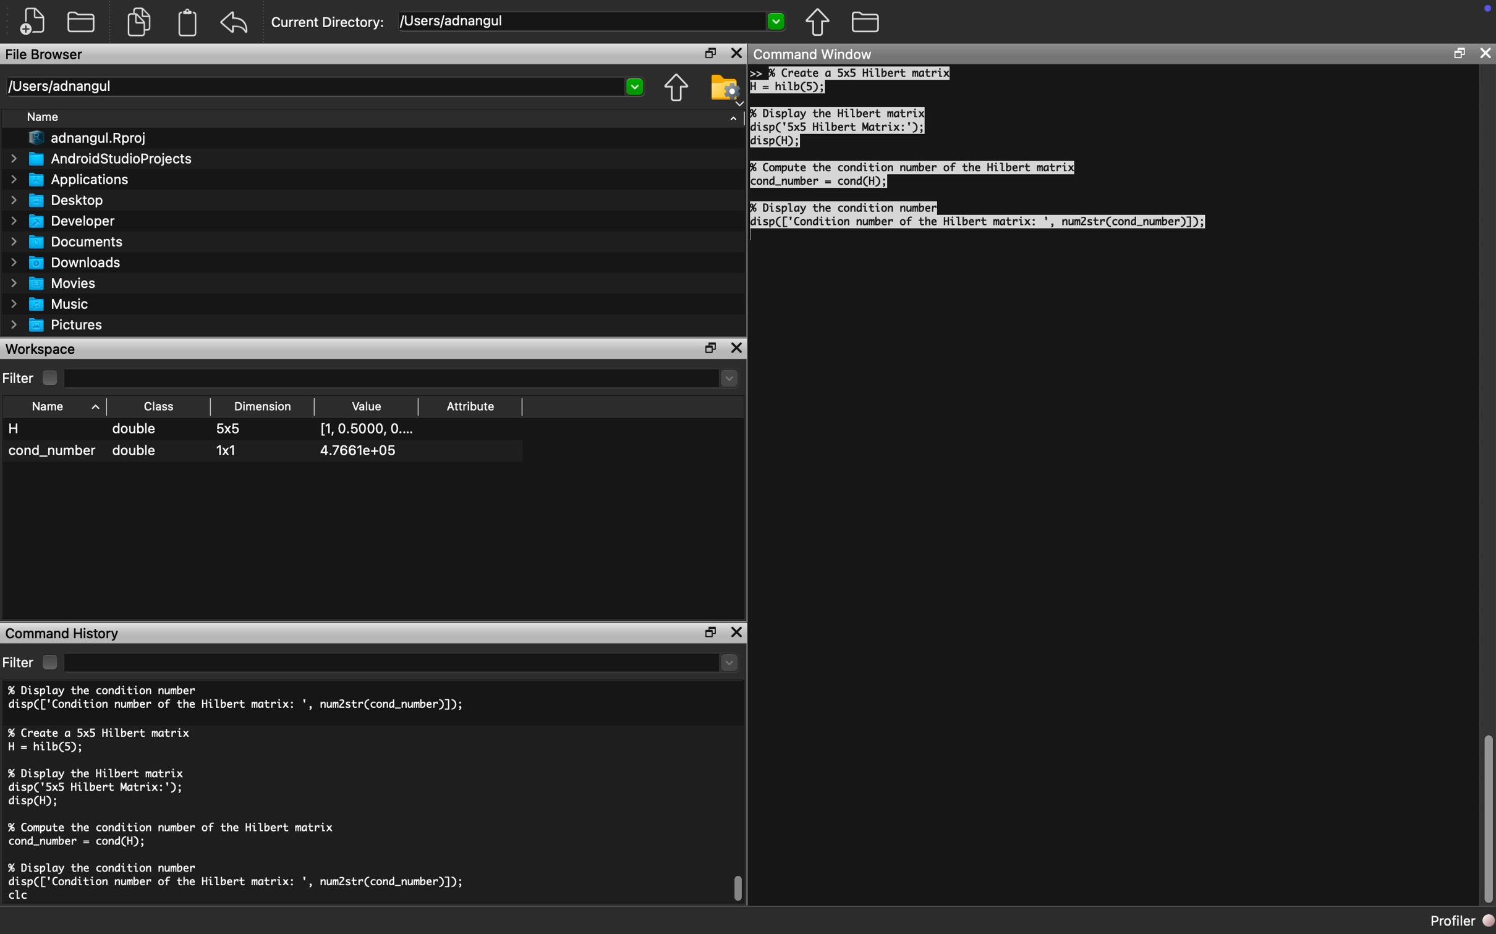  I want to click on dropdown, so click(404, 664).